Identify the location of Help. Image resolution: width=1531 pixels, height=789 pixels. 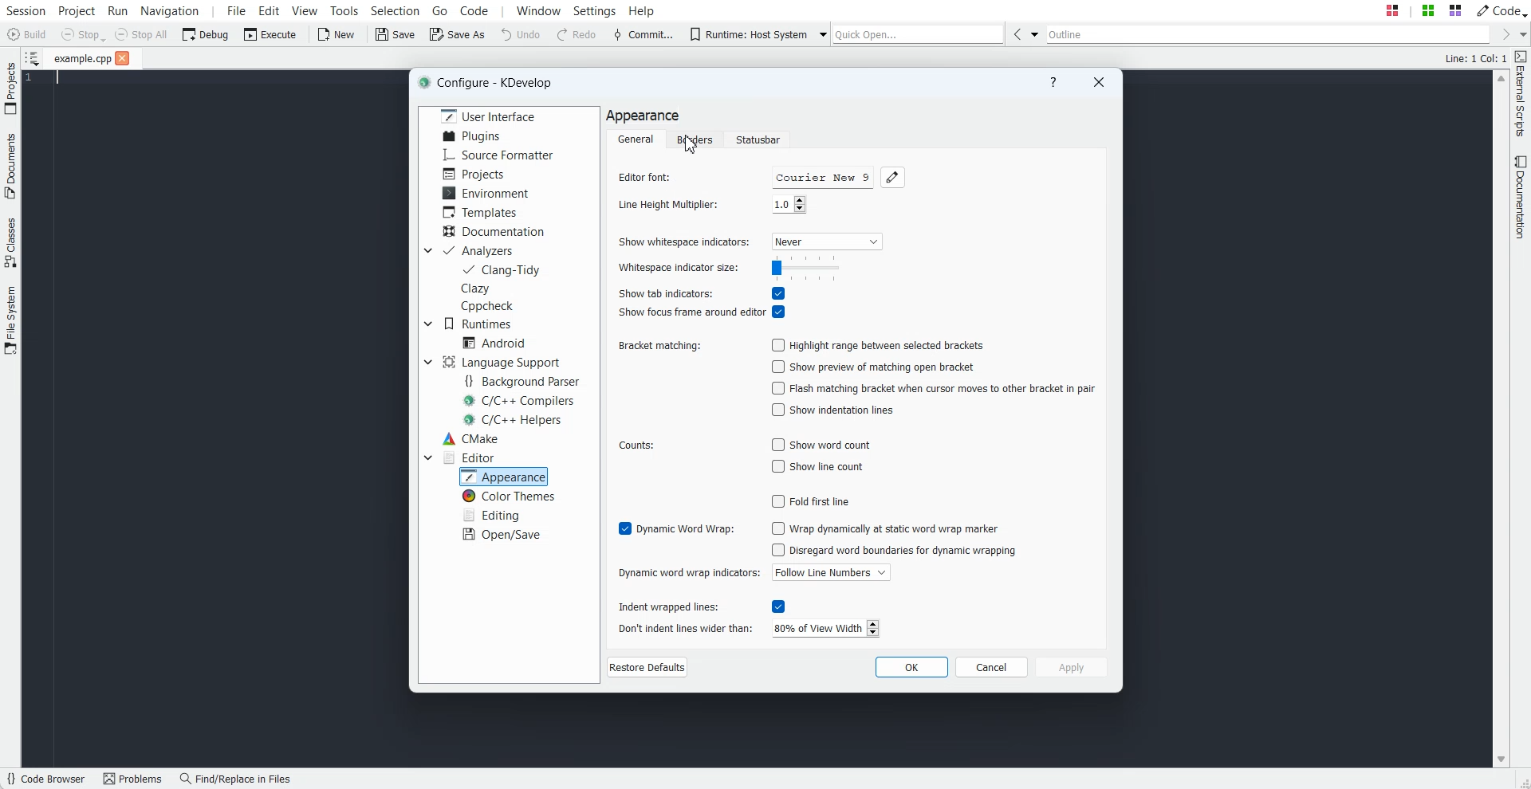
(1053, 81).